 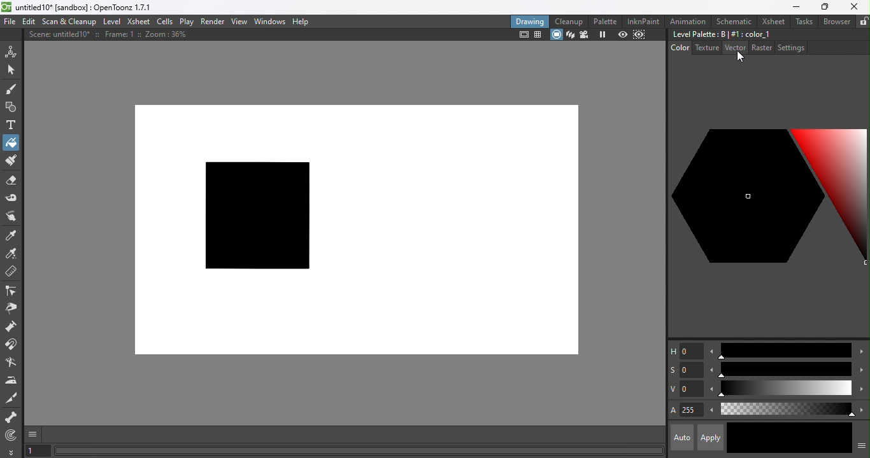 I want to click on A, so click(x=686, y=411).